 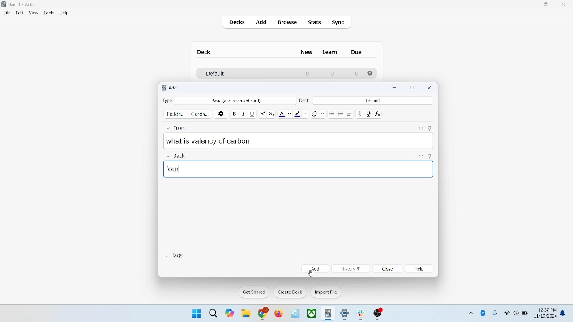 What do you see at coordinates (179, 127) in the screenshot?
I see `front` at bounding box center [179, 127].